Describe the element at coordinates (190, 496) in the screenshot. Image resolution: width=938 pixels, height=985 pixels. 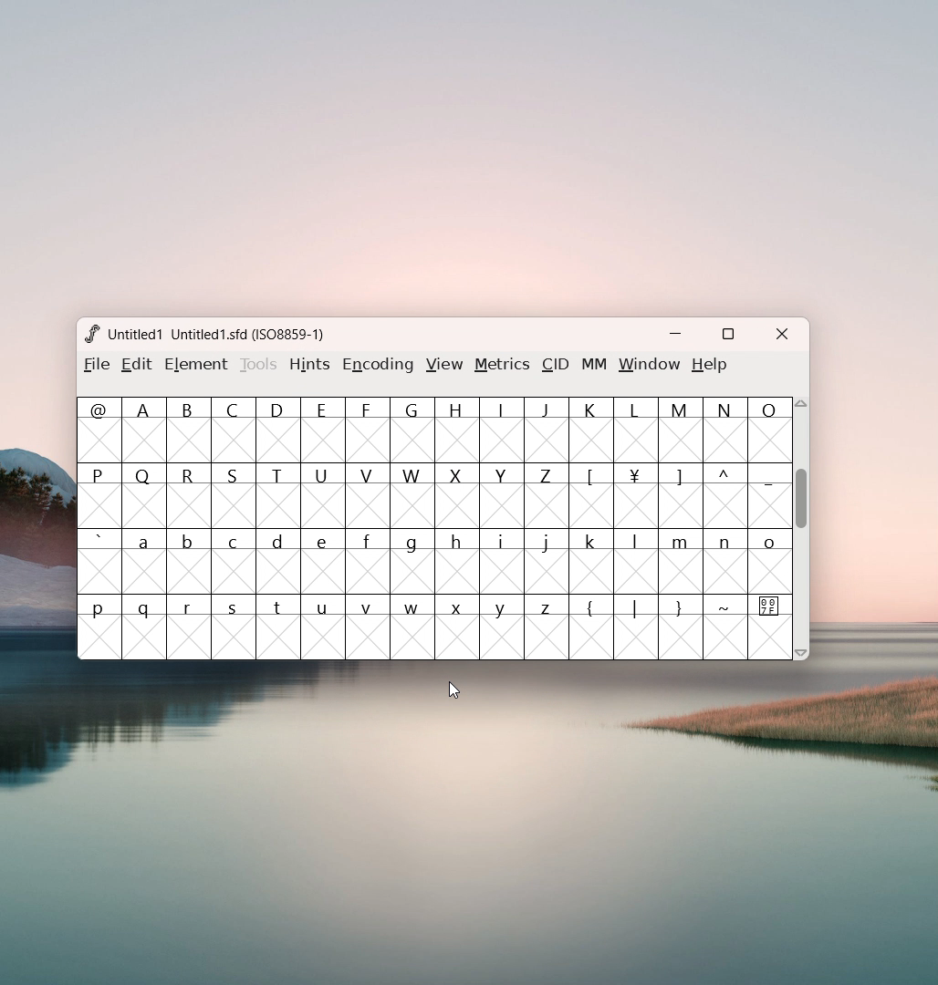
I see `R` at that location.